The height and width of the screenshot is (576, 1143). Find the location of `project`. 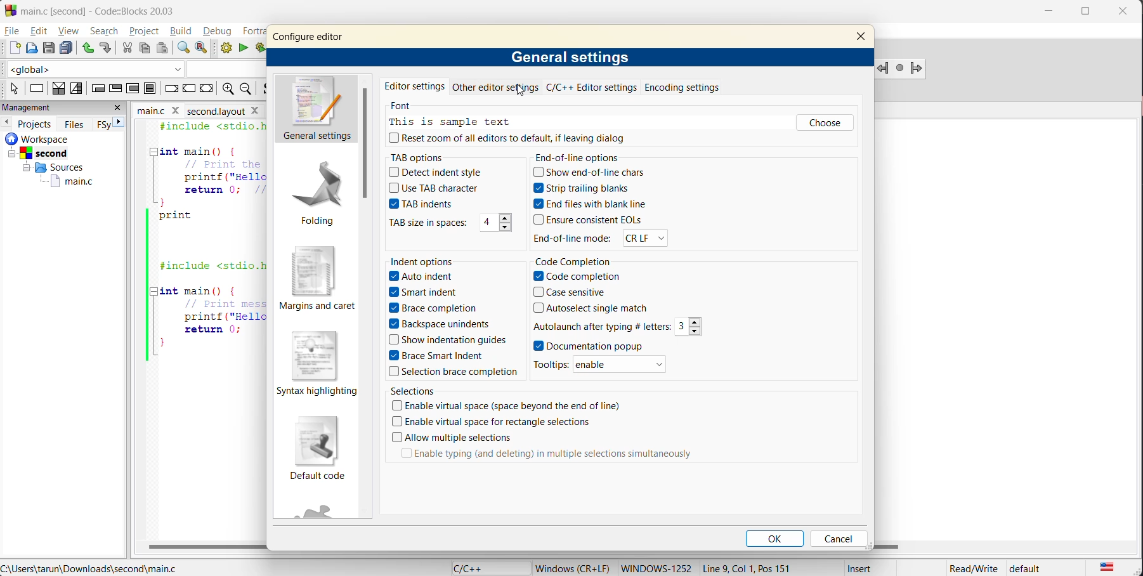

project is located at coordinates (144, 32).